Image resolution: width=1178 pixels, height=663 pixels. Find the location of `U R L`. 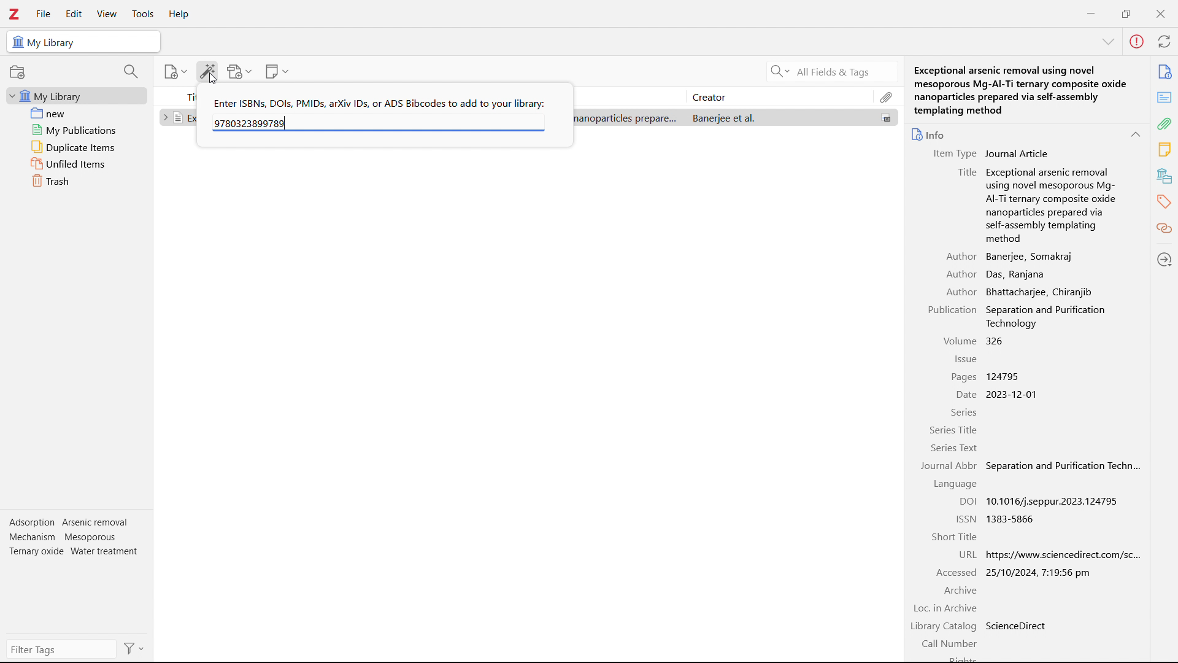

U R L is located at coordinates (968, 554).